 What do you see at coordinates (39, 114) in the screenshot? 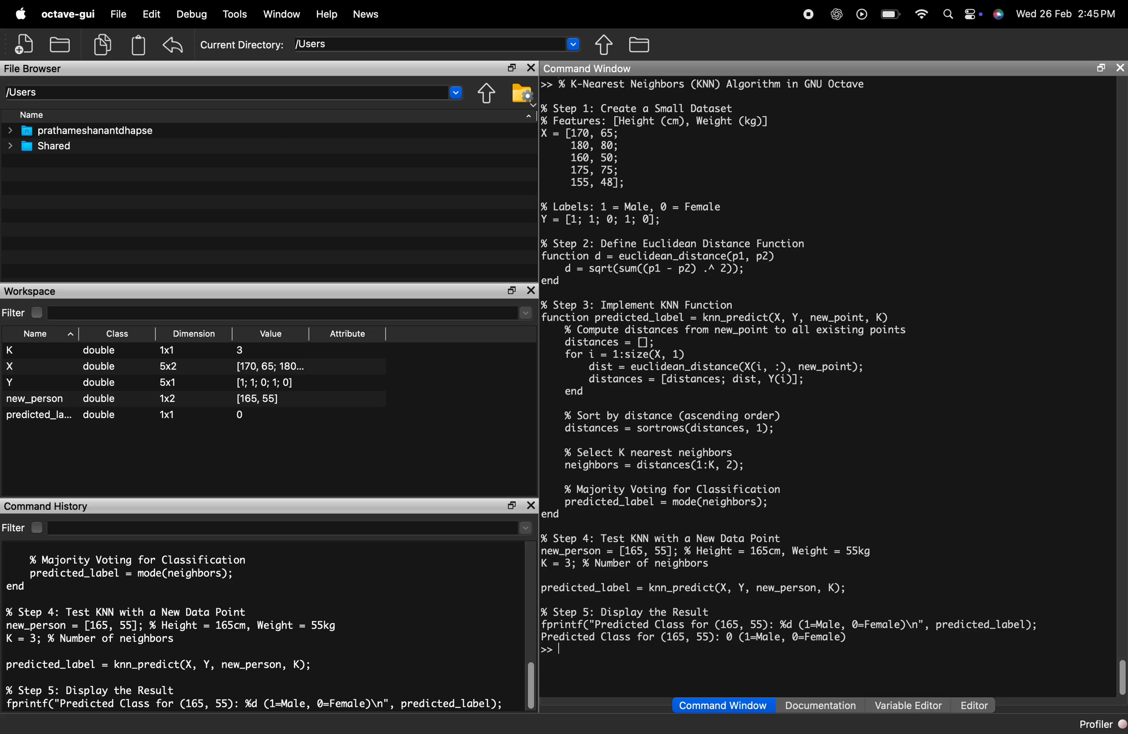
I see `Name` at bounding box center [39, 114].